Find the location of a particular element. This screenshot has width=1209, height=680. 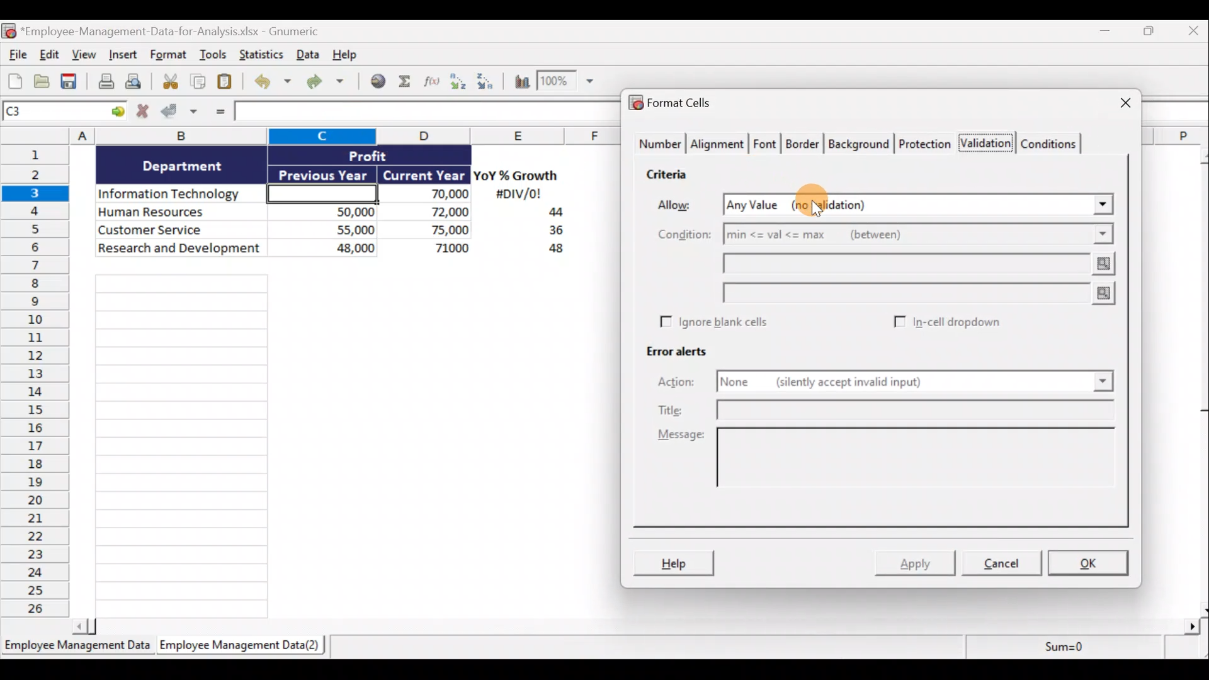

44 is located at coordinates (548, 213).